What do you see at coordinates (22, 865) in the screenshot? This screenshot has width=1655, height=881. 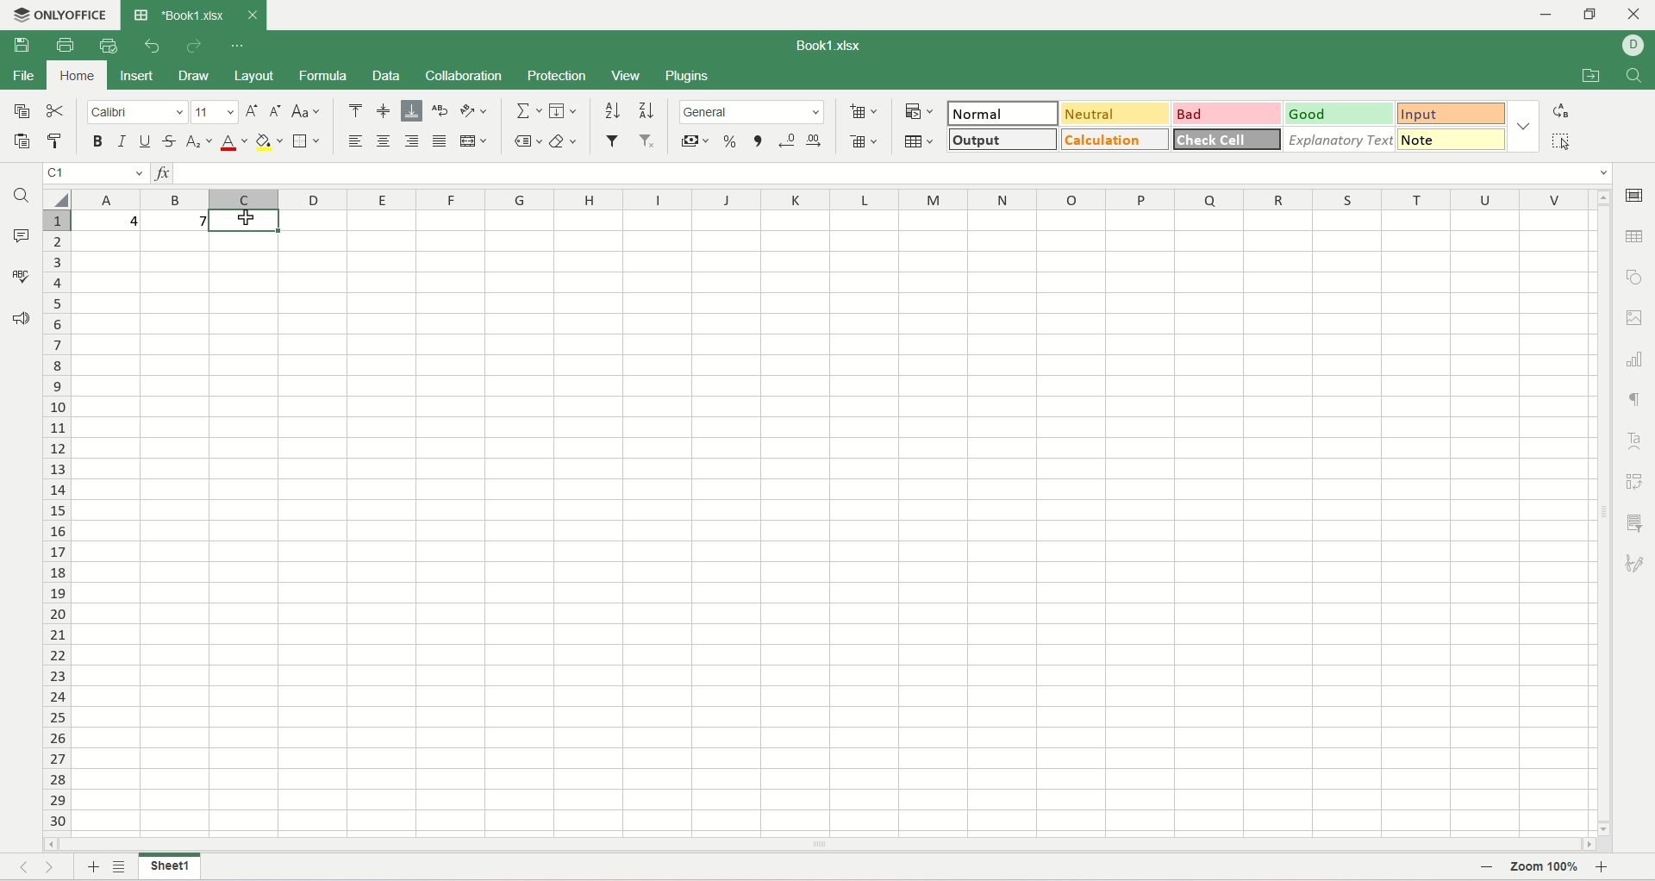 I see `previous` at bounding box center [22, 865].